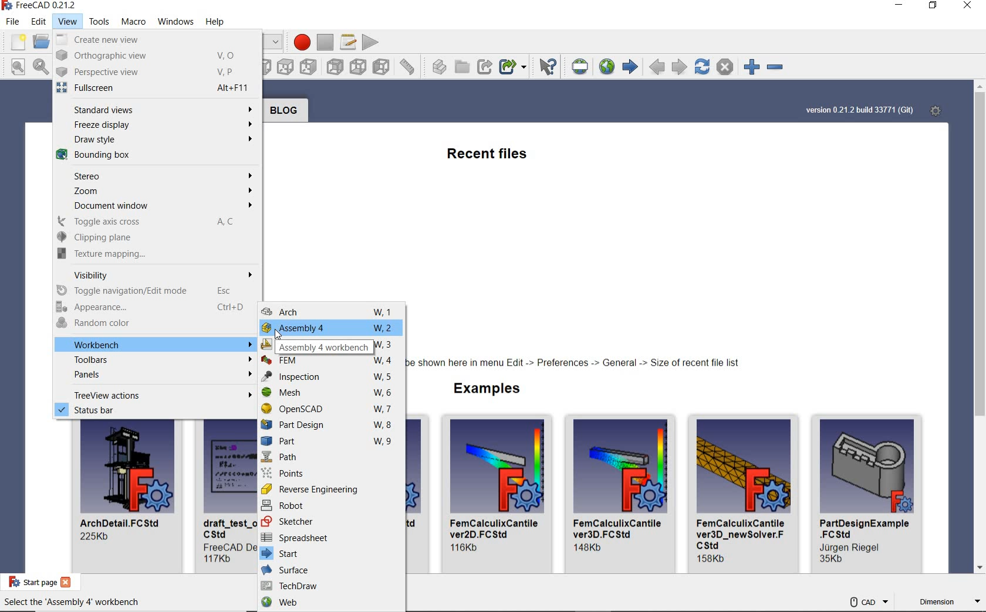 The width and height of the screenshot is (986, 612). What do you see at coordinates (328, 604) in the screenshot?
I see `web` at bounding box center [328, 604].